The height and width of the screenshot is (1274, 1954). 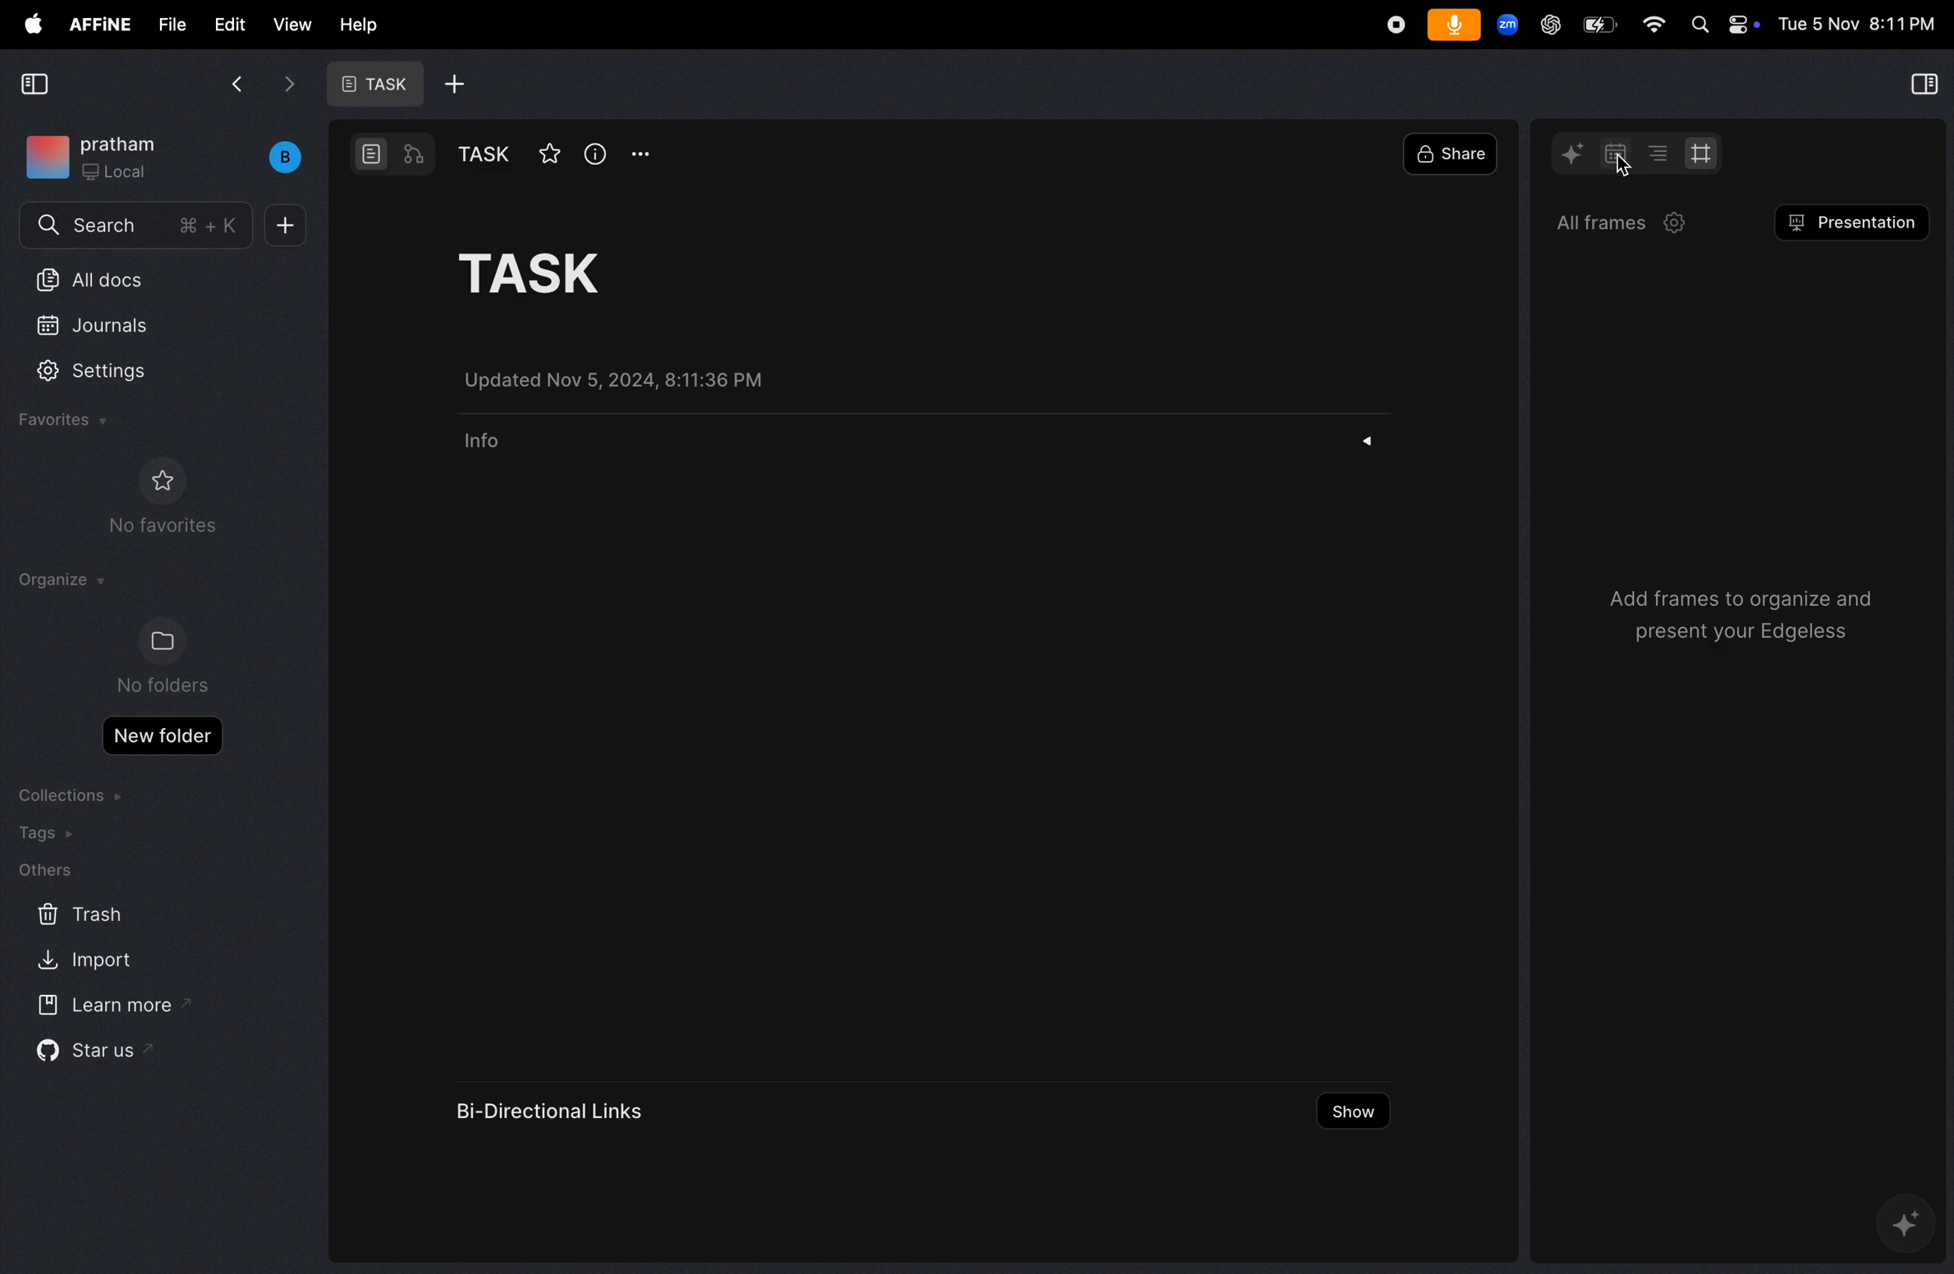 What do you see at coordinates (163, 736) in the screenshot?
I see `new folder` at bounding box center [163, 736].